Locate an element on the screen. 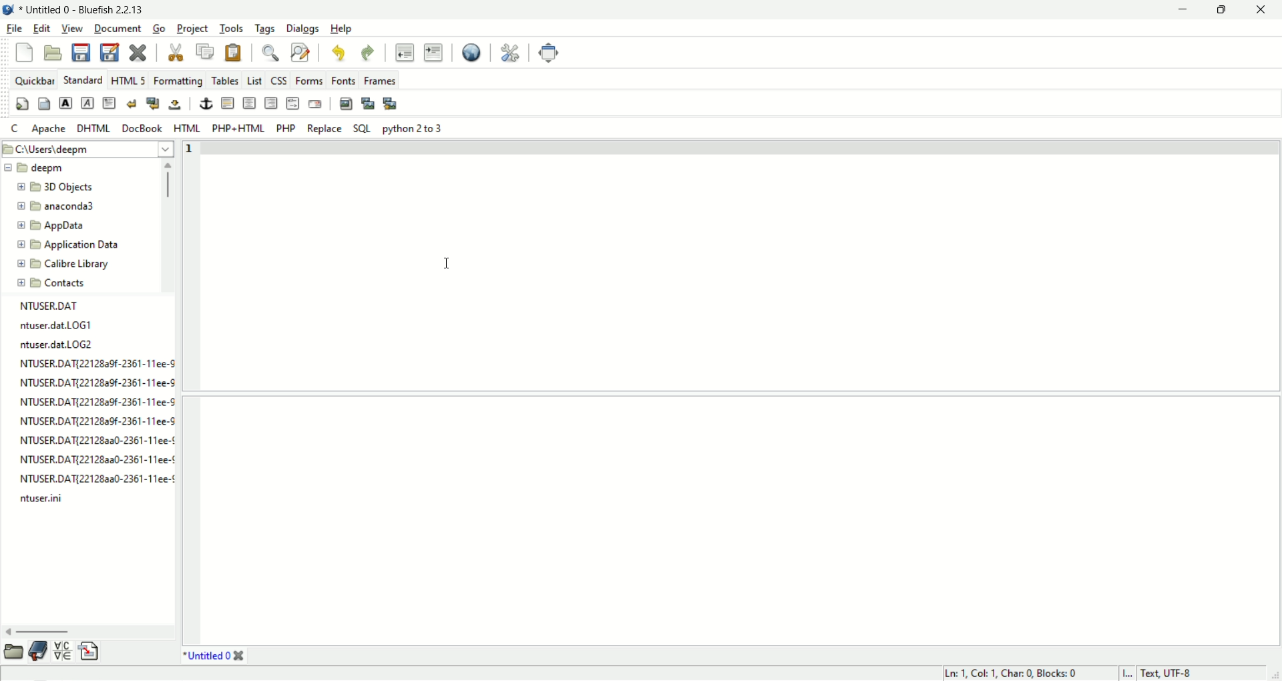 Image resolution: width=1282 pixels, height=681 pixels. folder name is located at coordinates (44, 168).